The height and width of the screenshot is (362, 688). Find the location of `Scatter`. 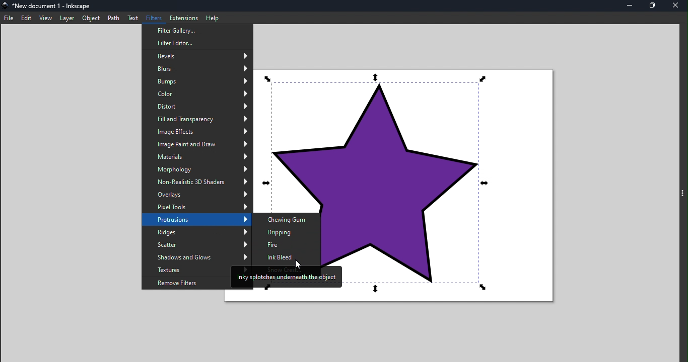

Scatter is located at coordinates (196, 244).